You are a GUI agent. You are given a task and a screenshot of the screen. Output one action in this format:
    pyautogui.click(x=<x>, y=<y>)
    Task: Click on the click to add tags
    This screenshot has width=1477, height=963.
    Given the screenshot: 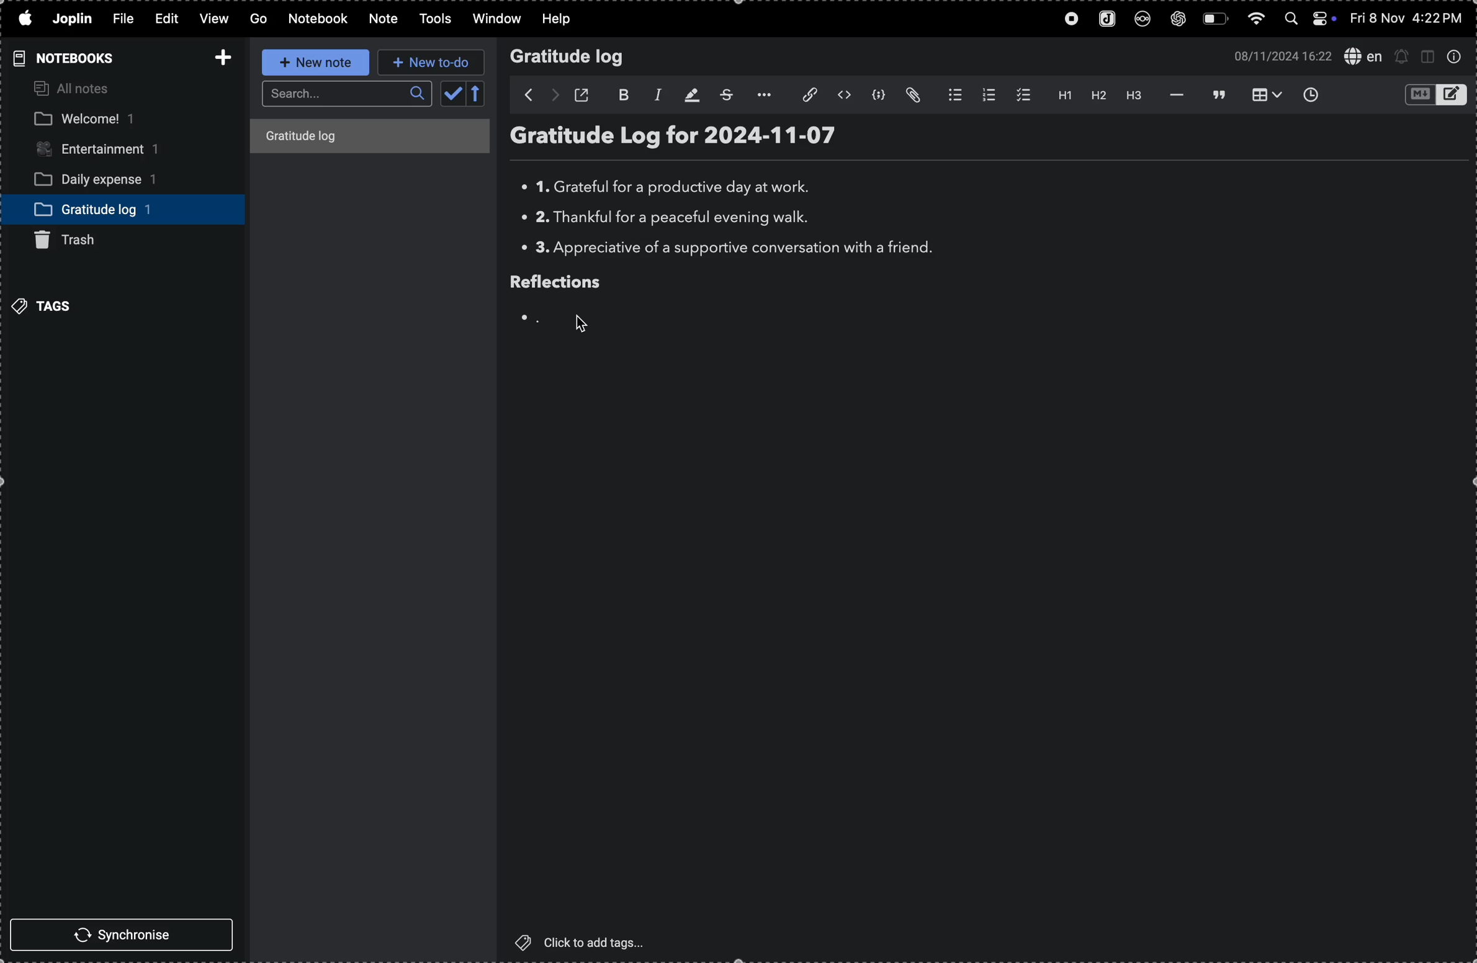 What is the action you would take?
    pyautogui.click(x=586, y=943)
    